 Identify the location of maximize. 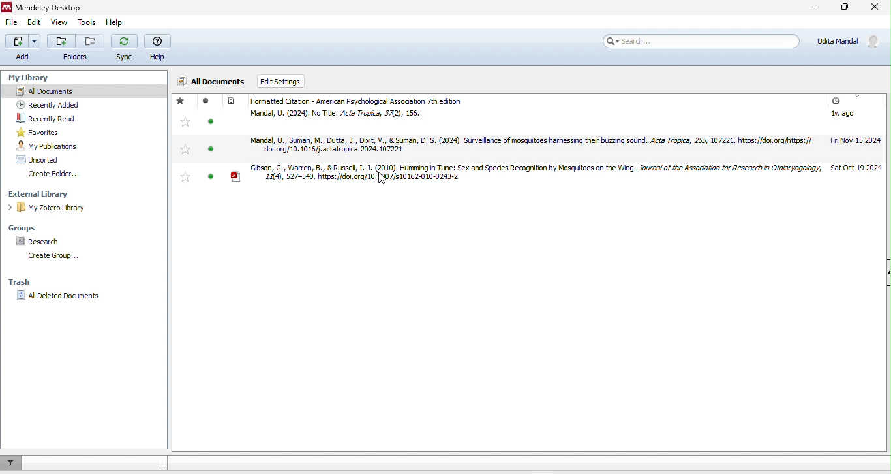
(846, 7).